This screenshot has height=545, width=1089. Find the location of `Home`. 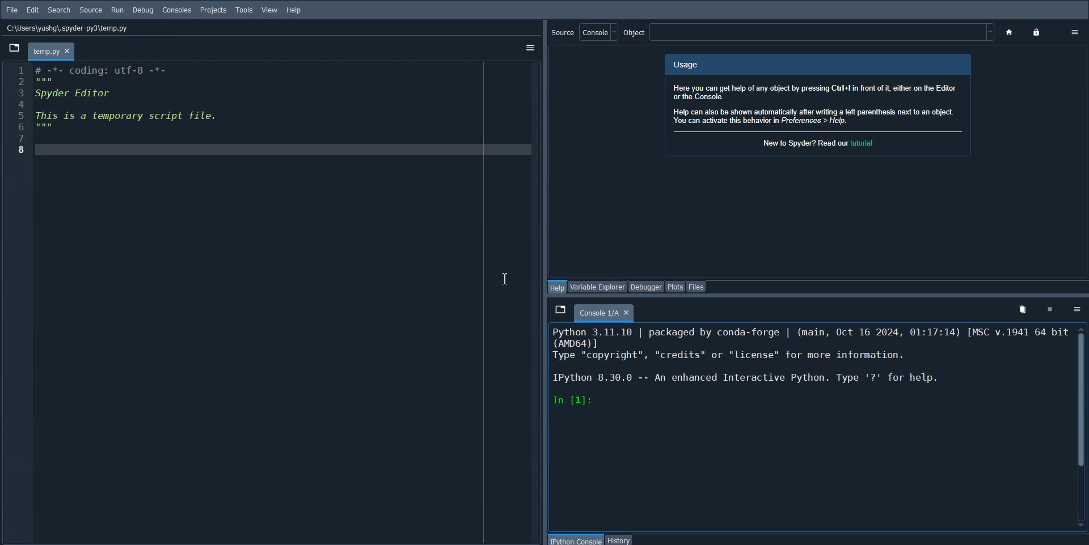

Home is located at coordinates (1011, 33).